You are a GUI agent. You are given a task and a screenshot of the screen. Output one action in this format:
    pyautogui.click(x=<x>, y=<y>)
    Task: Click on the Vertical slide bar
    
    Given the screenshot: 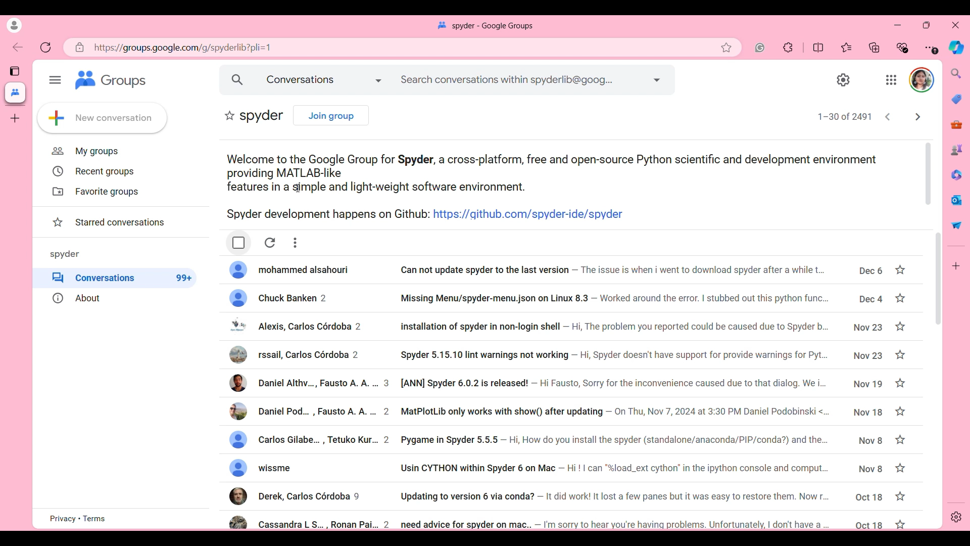 What is the action you would take?
    pyautogui.click(x=929, y=173)
    